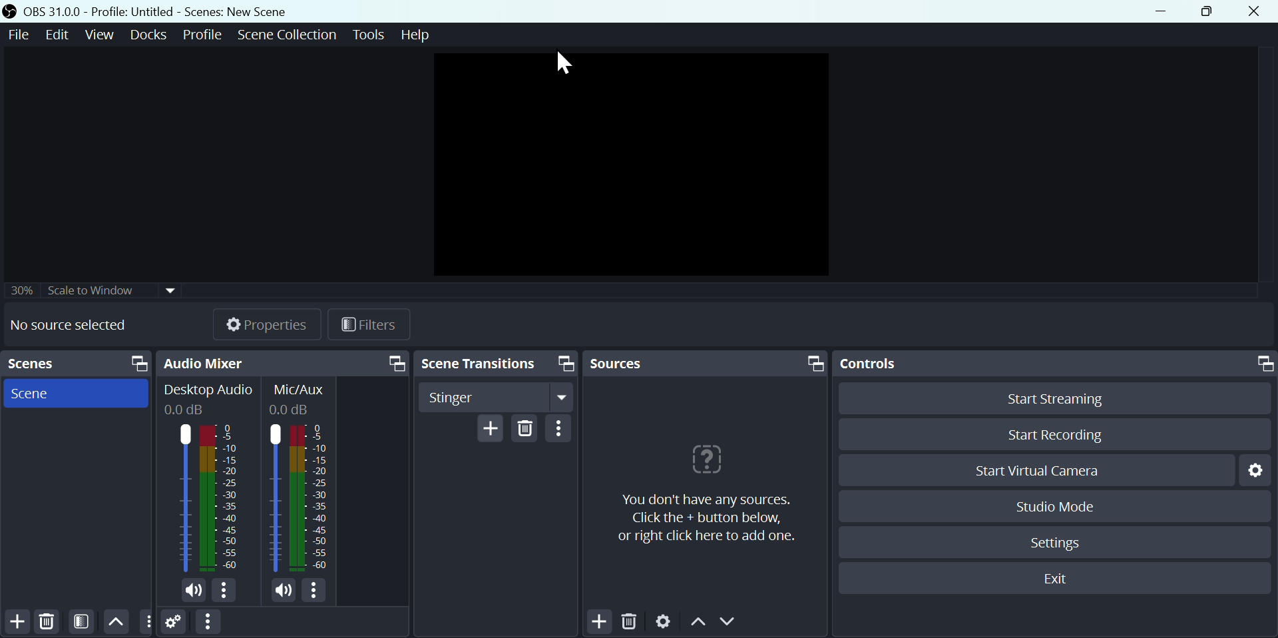 The height and width of the screenshot is (638, 1278). What do you see at coordinates (76, 394) in the screenshot?
I see `scenes` at bounding box center [76, 394].